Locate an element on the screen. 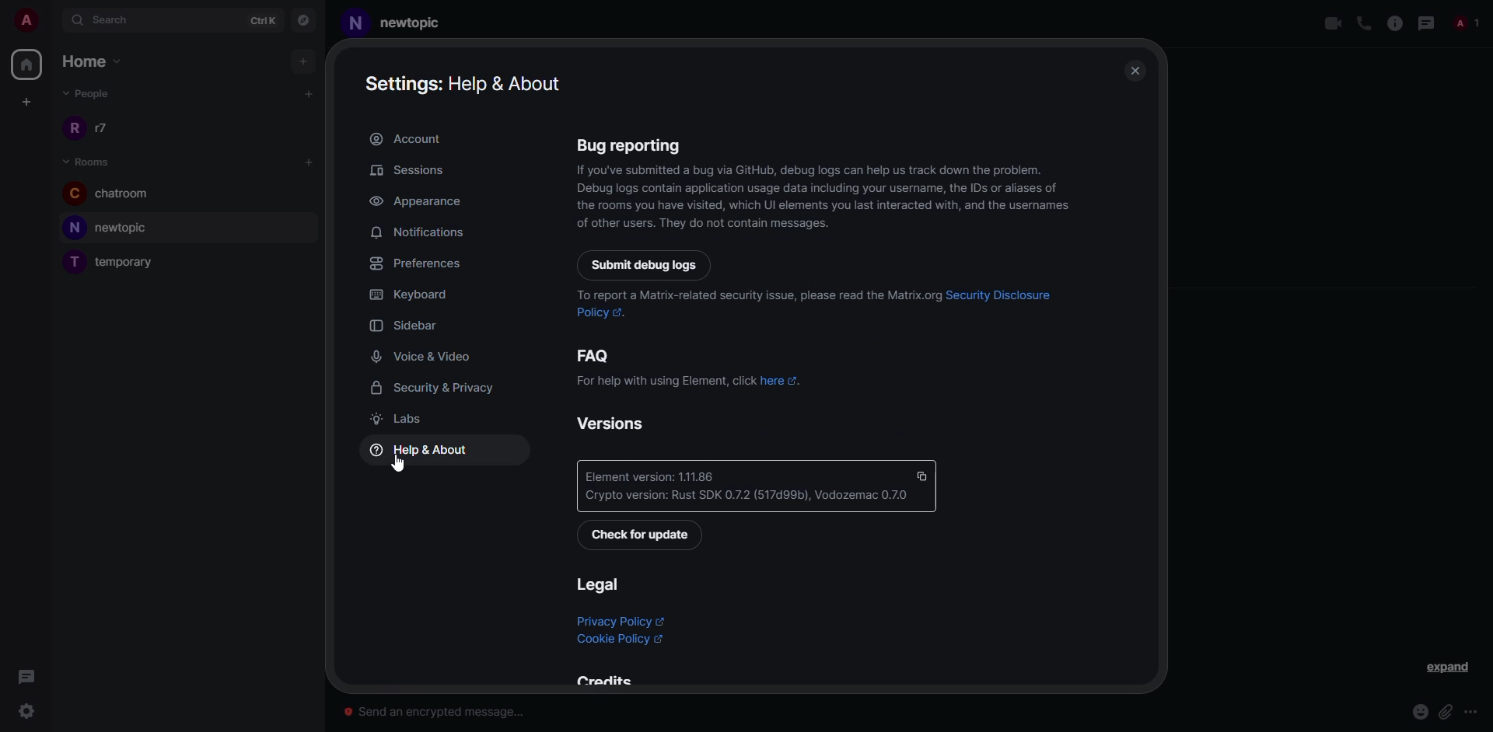  room is located at coordinates (403, 23).